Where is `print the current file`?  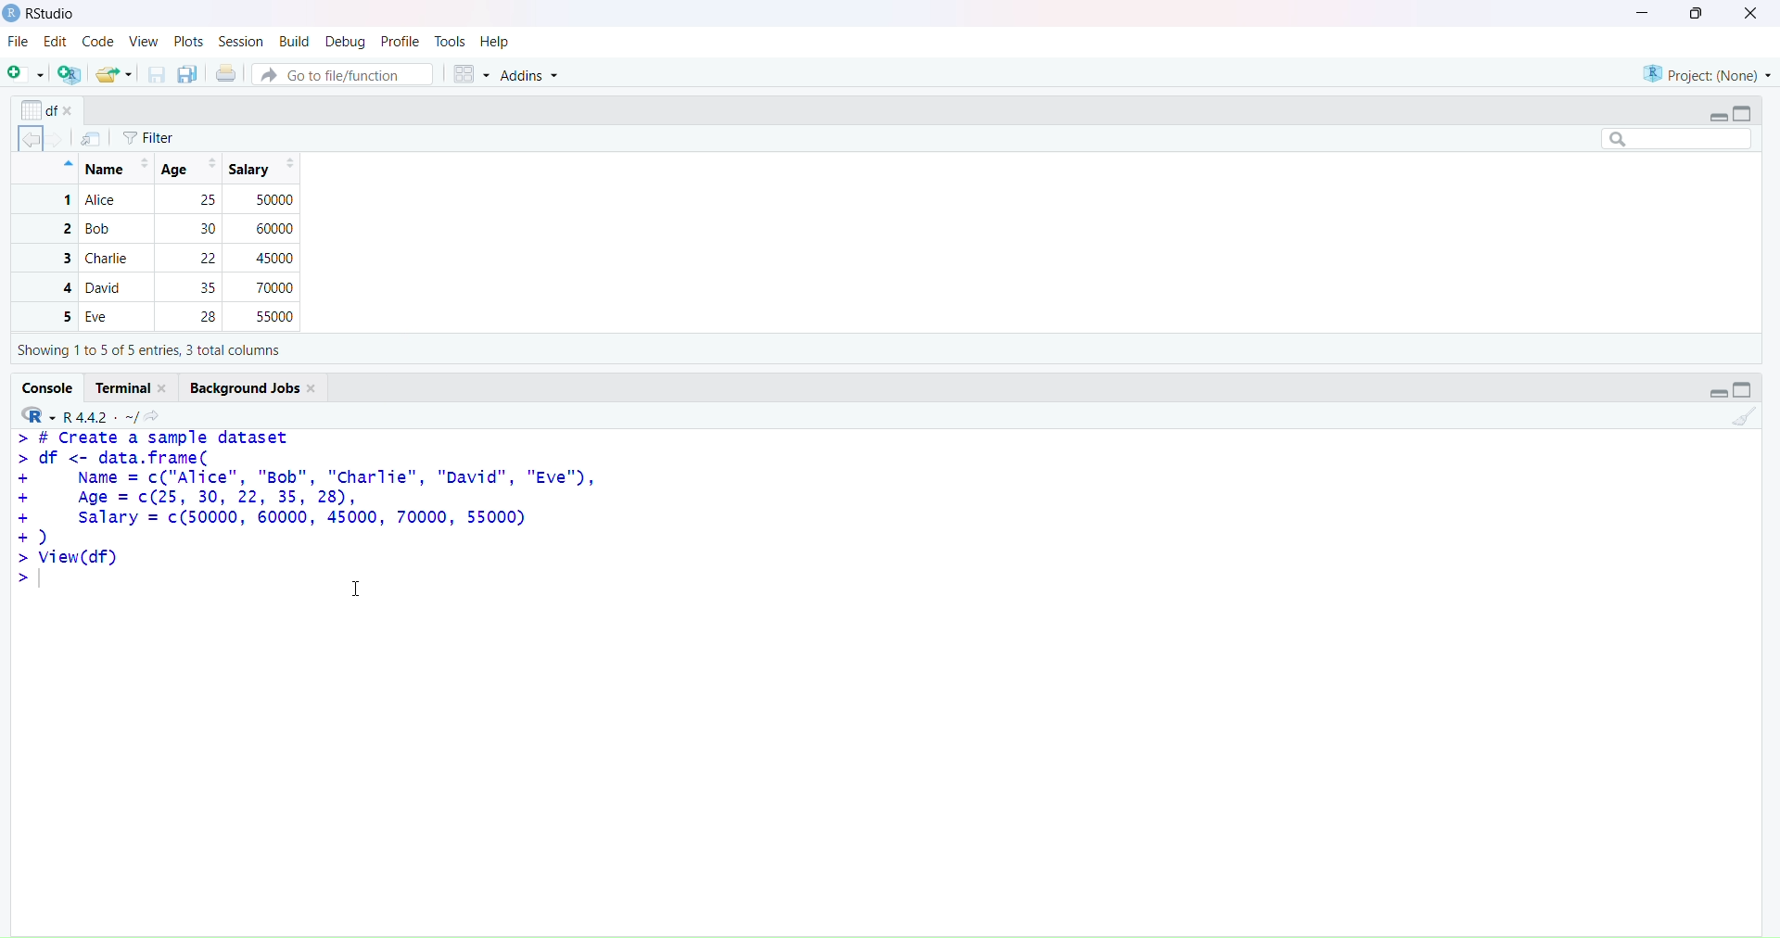
print the current file is located at coordinates (226, 72).